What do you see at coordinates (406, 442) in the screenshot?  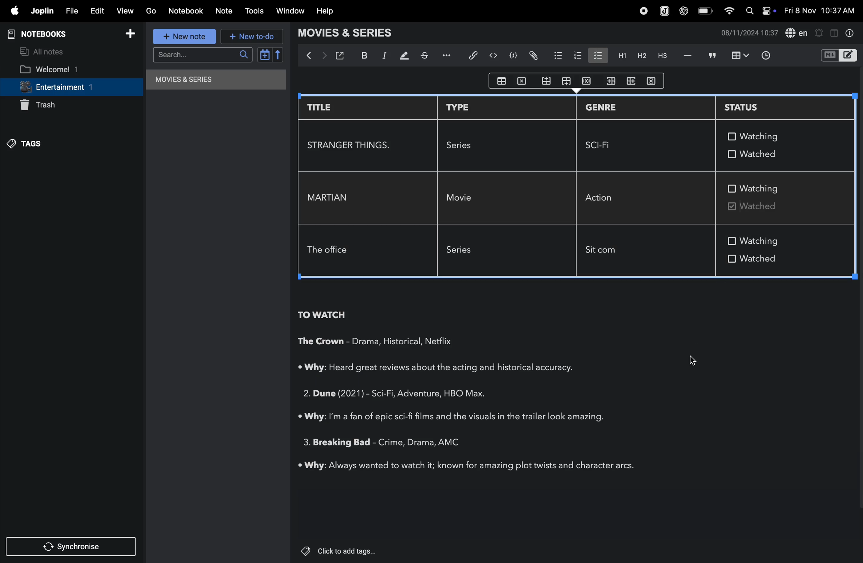 I see `genre` at bounding box center [406, 442].